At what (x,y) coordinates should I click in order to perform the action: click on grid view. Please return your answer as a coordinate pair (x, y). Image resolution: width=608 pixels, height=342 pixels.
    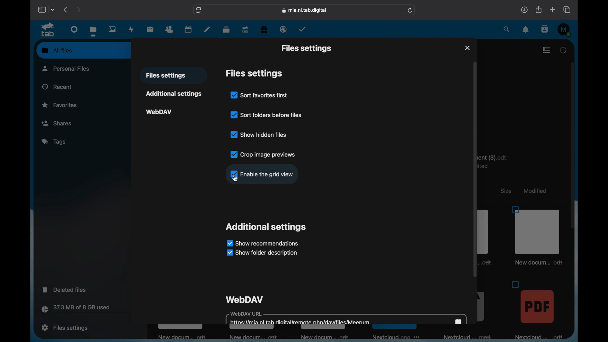
    Looking at the image, I should click on (547, 50).